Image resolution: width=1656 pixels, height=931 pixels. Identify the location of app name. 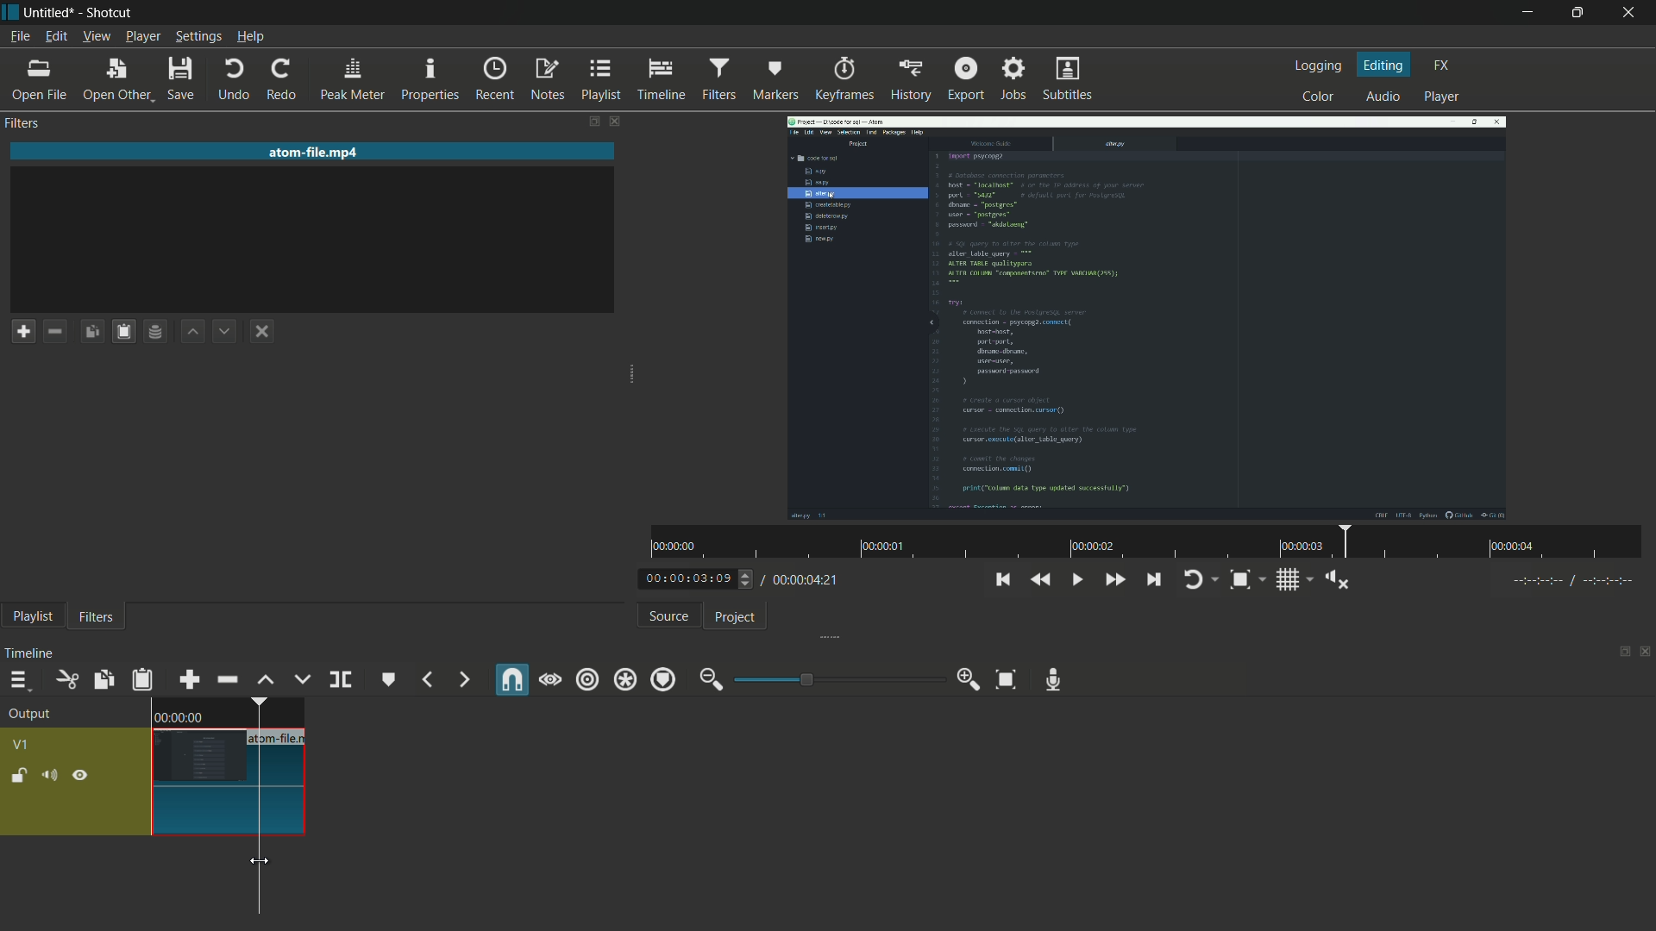
(110, 13).